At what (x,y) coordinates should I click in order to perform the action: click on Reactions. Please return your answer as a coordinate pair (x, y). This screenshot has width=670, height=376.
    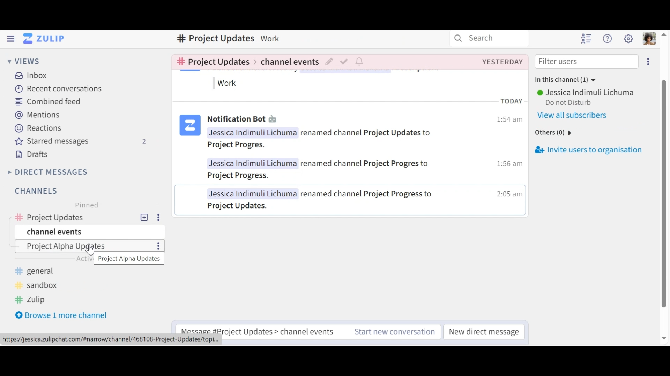
    Looking at the image, I should click on (38, 127).